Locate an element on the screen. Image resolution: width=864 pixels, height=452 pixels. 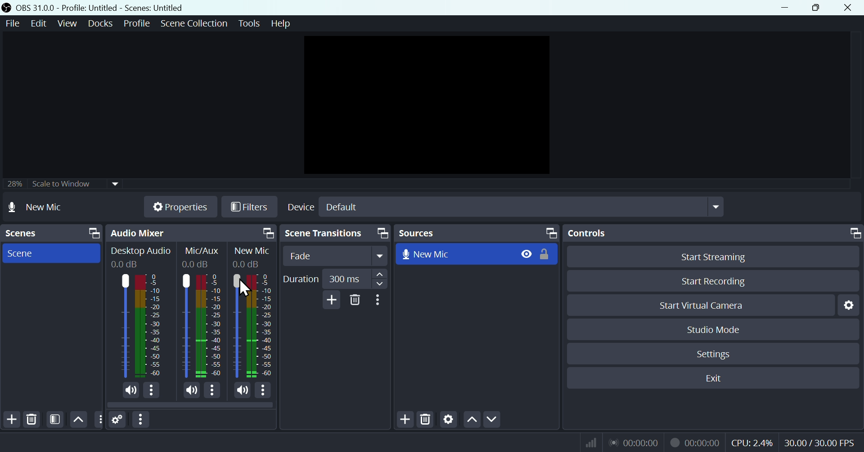
Properties is located at coordinates (180, 207).